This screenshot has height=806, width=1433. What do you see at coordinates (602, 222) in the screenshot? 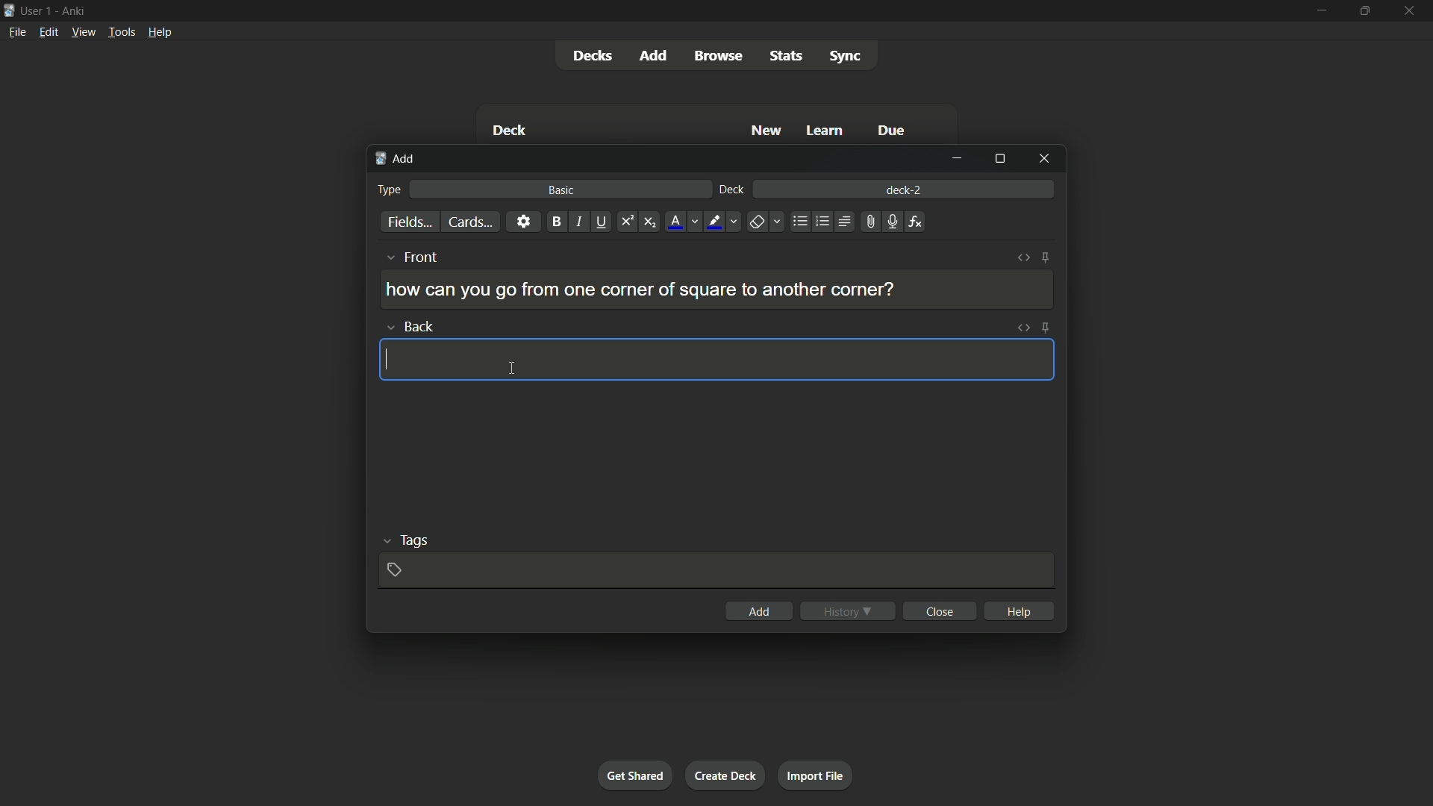
I see `underline` at bounding box center [602, 222].